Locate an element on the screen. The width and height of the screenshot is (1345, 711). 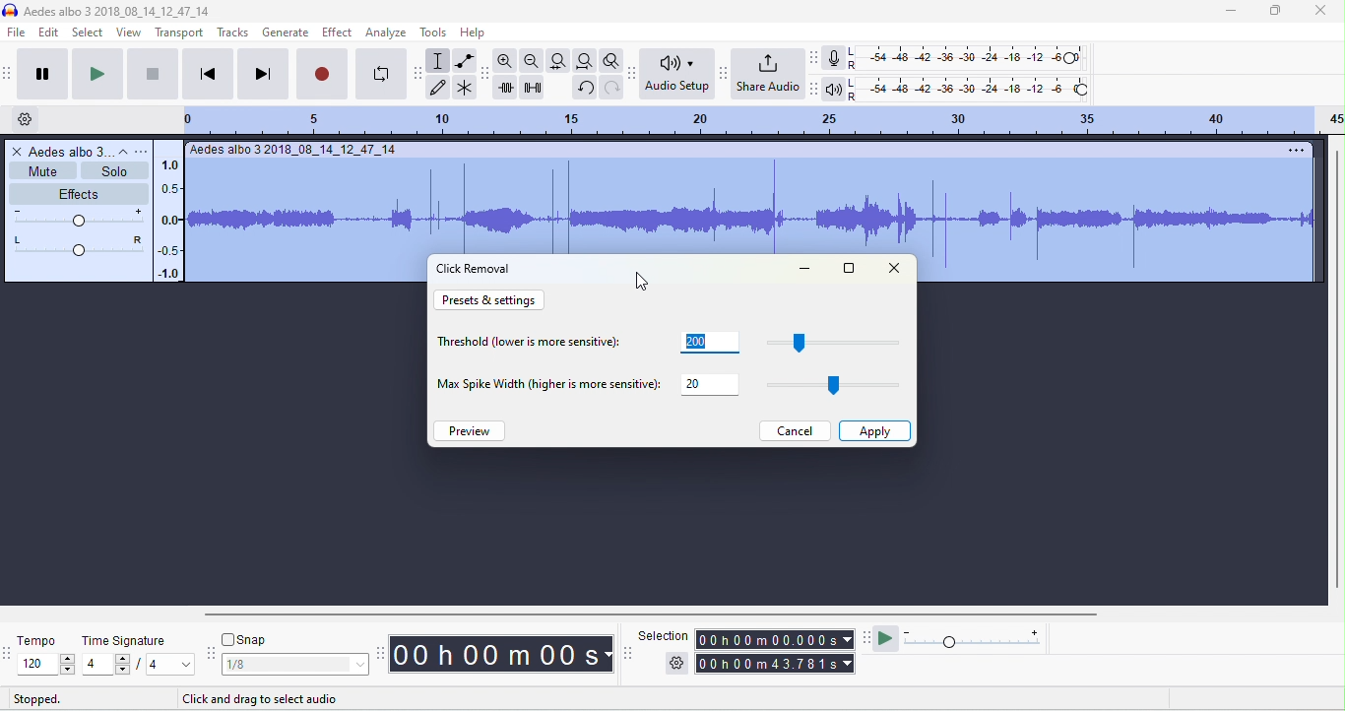
200 is located at coordinates (710, 337).